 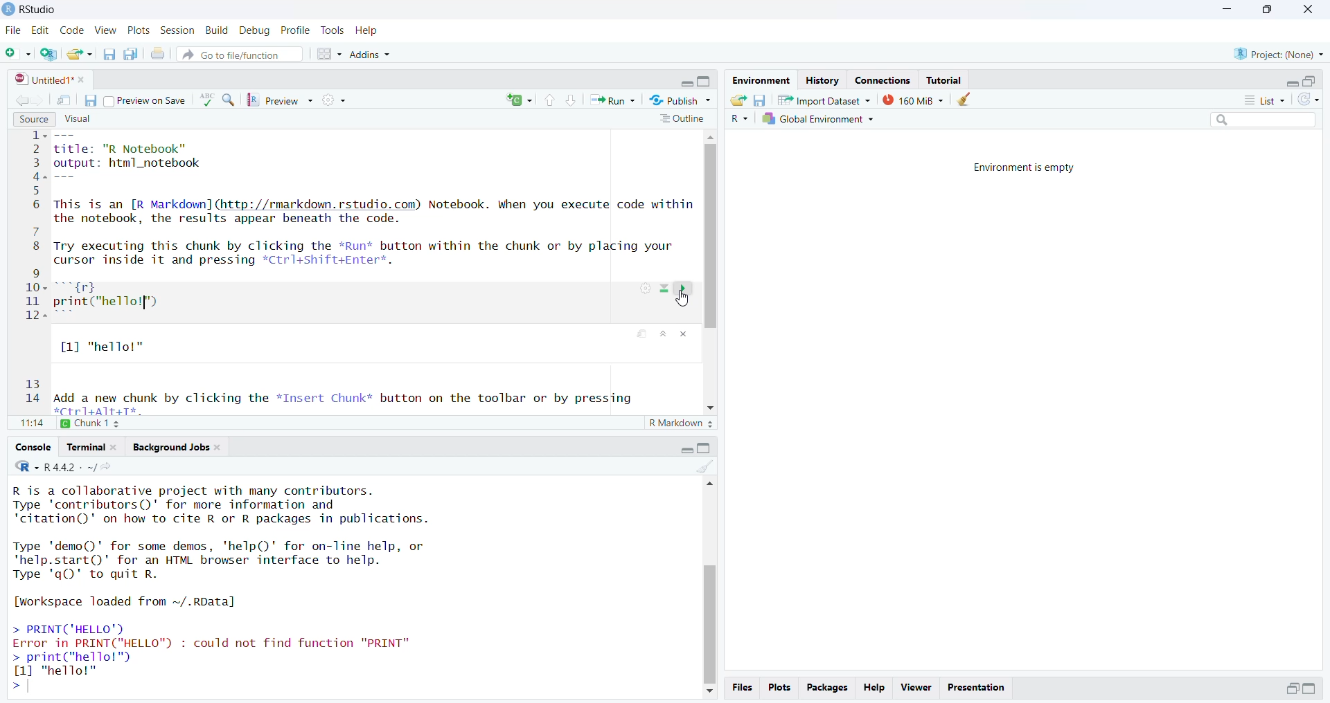 What do you see at coordinates (760, 100) in the screenshot?
I see `save workspace` at bounding box center [760, 100].